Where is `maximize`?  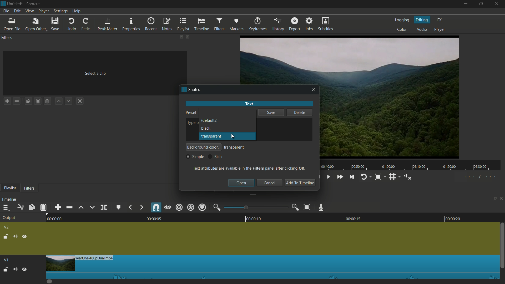
maximize is located at coordinates (481, 4).